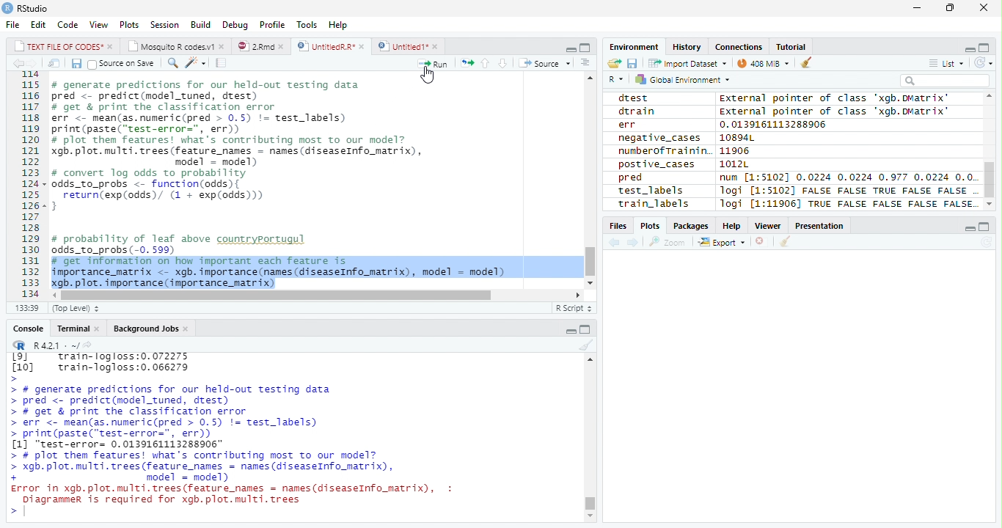 The width and height of the screenshot is (1002, 528). I want to click on  Untitled1* , so click(409, 45).